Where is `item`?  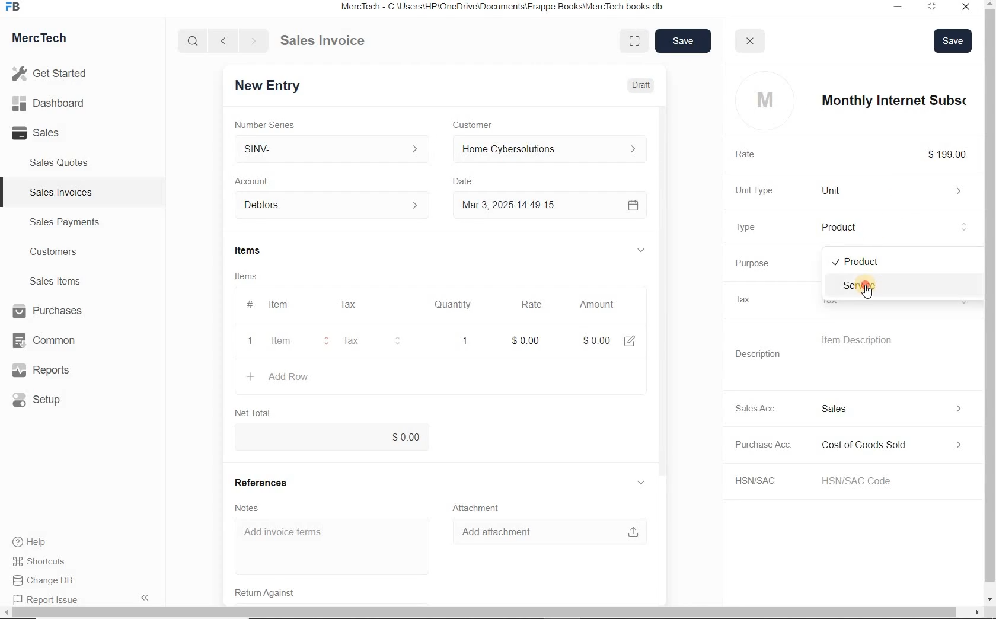
item is located at coordinates (290, 342).